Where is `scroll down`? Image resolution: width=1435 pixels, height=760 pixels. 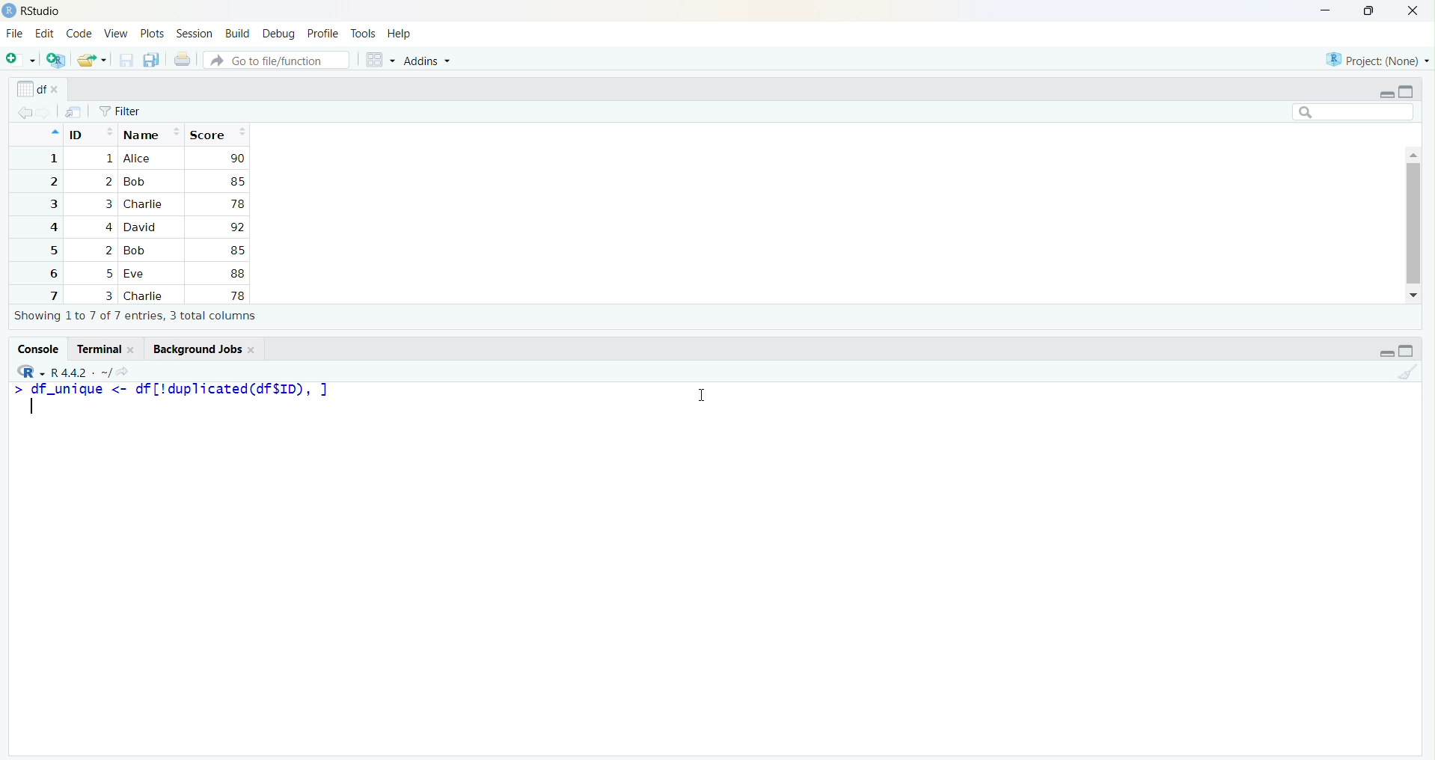
scroll down is located at coordinates (1415, 295).